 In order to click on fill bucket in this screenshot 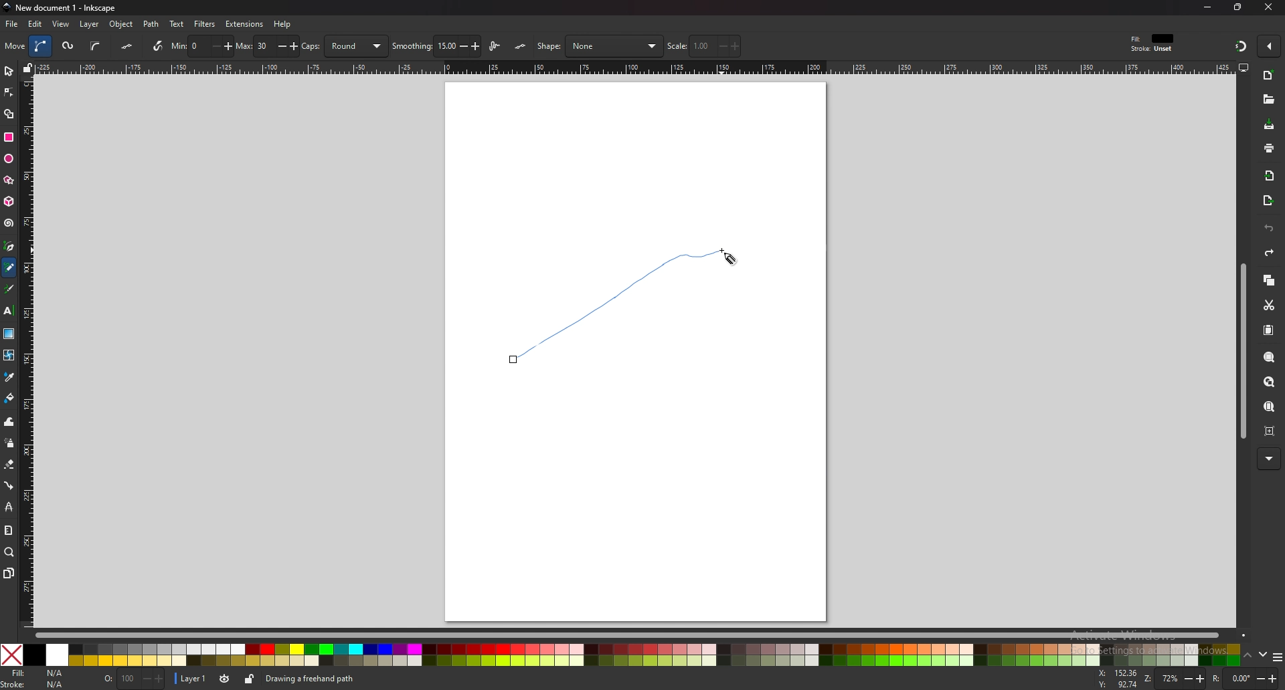, I will do `click(9, 398)`.